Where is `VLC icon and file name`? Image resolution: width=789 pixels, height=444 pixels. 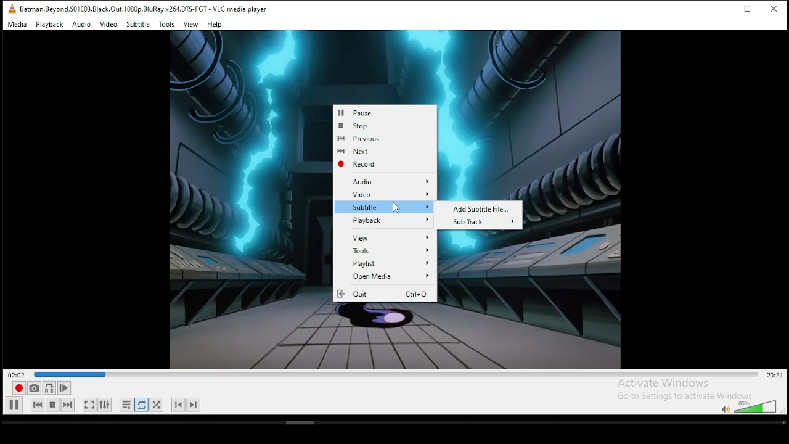
VLC icon and file name is located at coordinates (134, 9).